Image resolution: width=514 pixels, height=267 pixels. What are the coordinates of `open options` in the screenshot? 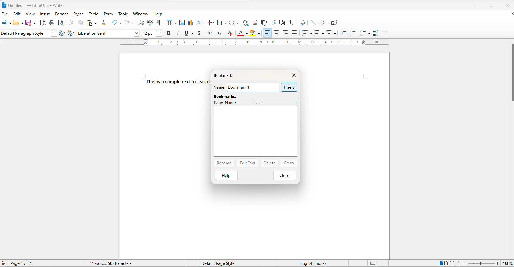 It's located at (23, 23).